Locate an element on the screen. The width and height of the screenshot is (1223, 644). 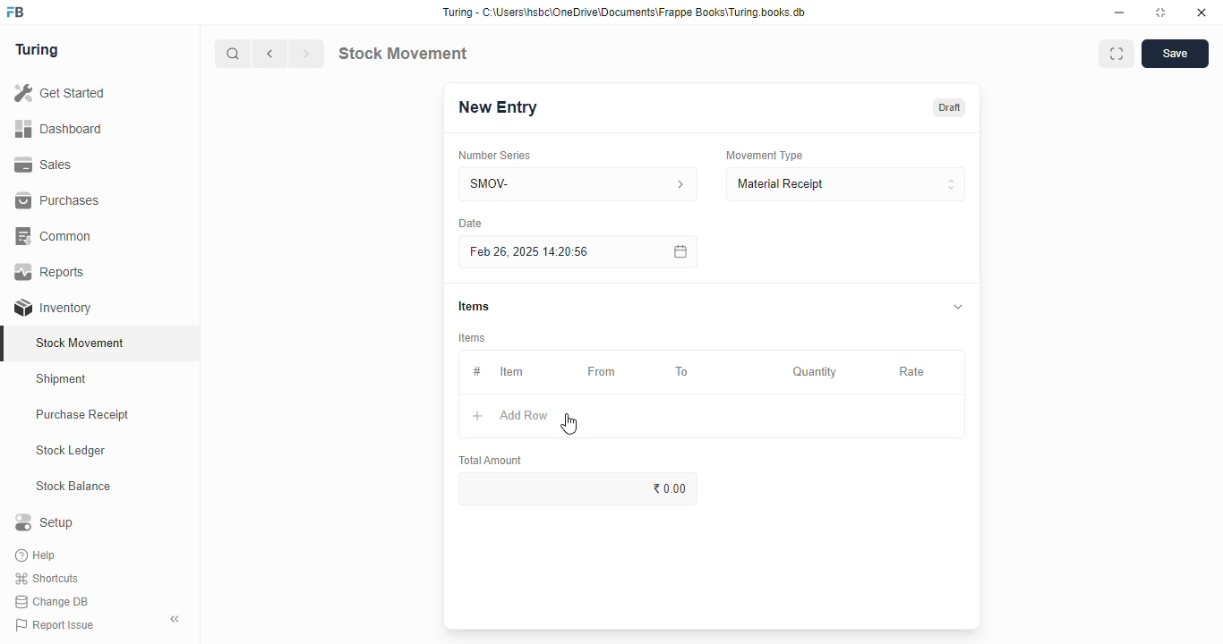
dashboard is located at coordinates (58, 130).